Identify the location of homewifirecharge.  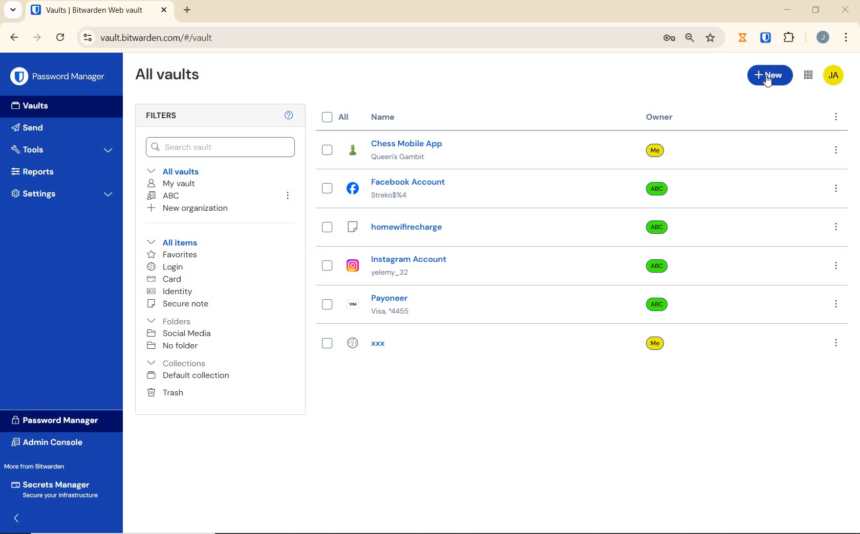
(470, 226).